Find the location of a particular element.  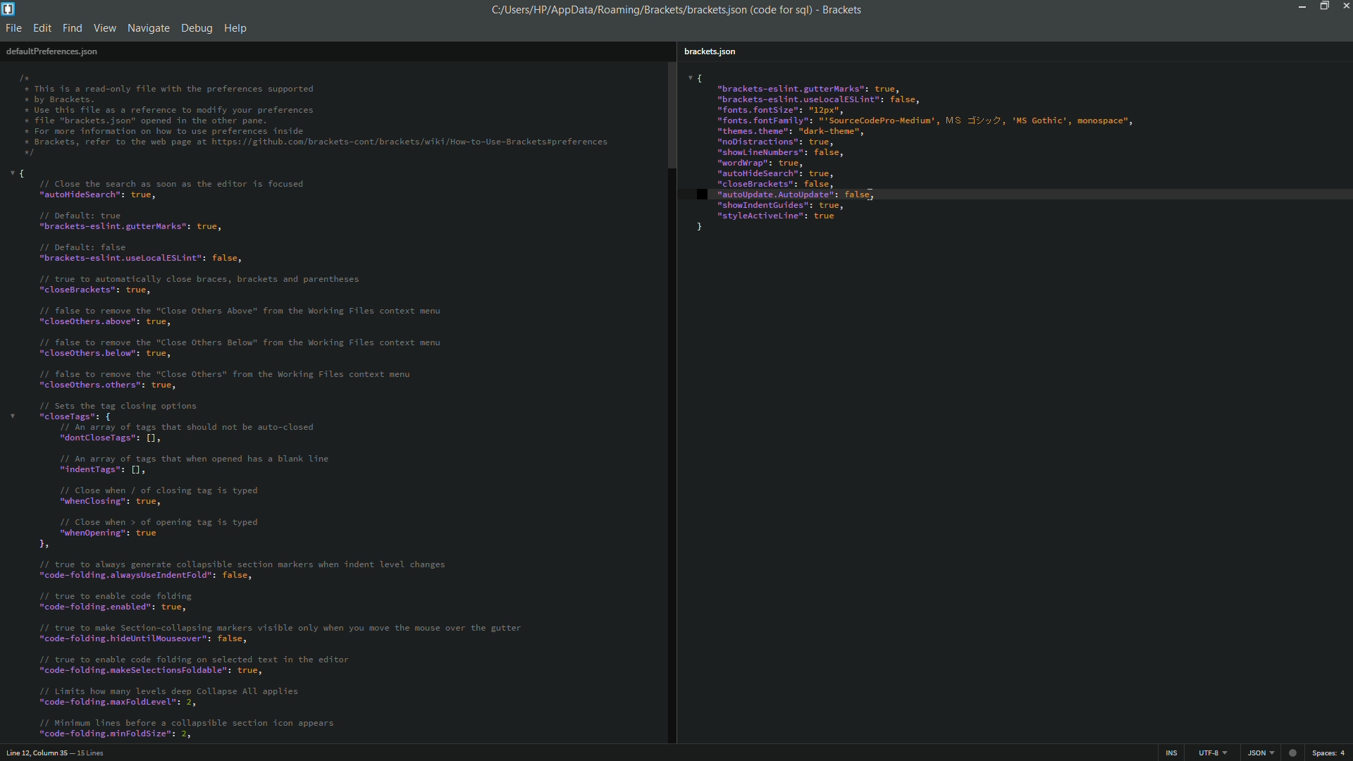

scrollbar is located at coordinates (670, 114).